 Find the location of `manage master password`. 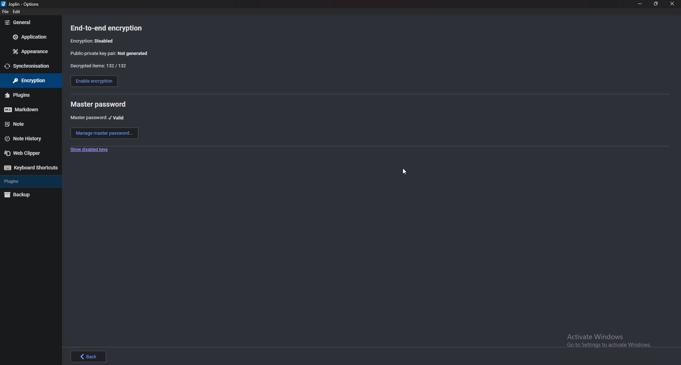

manage master password is located at coordinates (105, 133).